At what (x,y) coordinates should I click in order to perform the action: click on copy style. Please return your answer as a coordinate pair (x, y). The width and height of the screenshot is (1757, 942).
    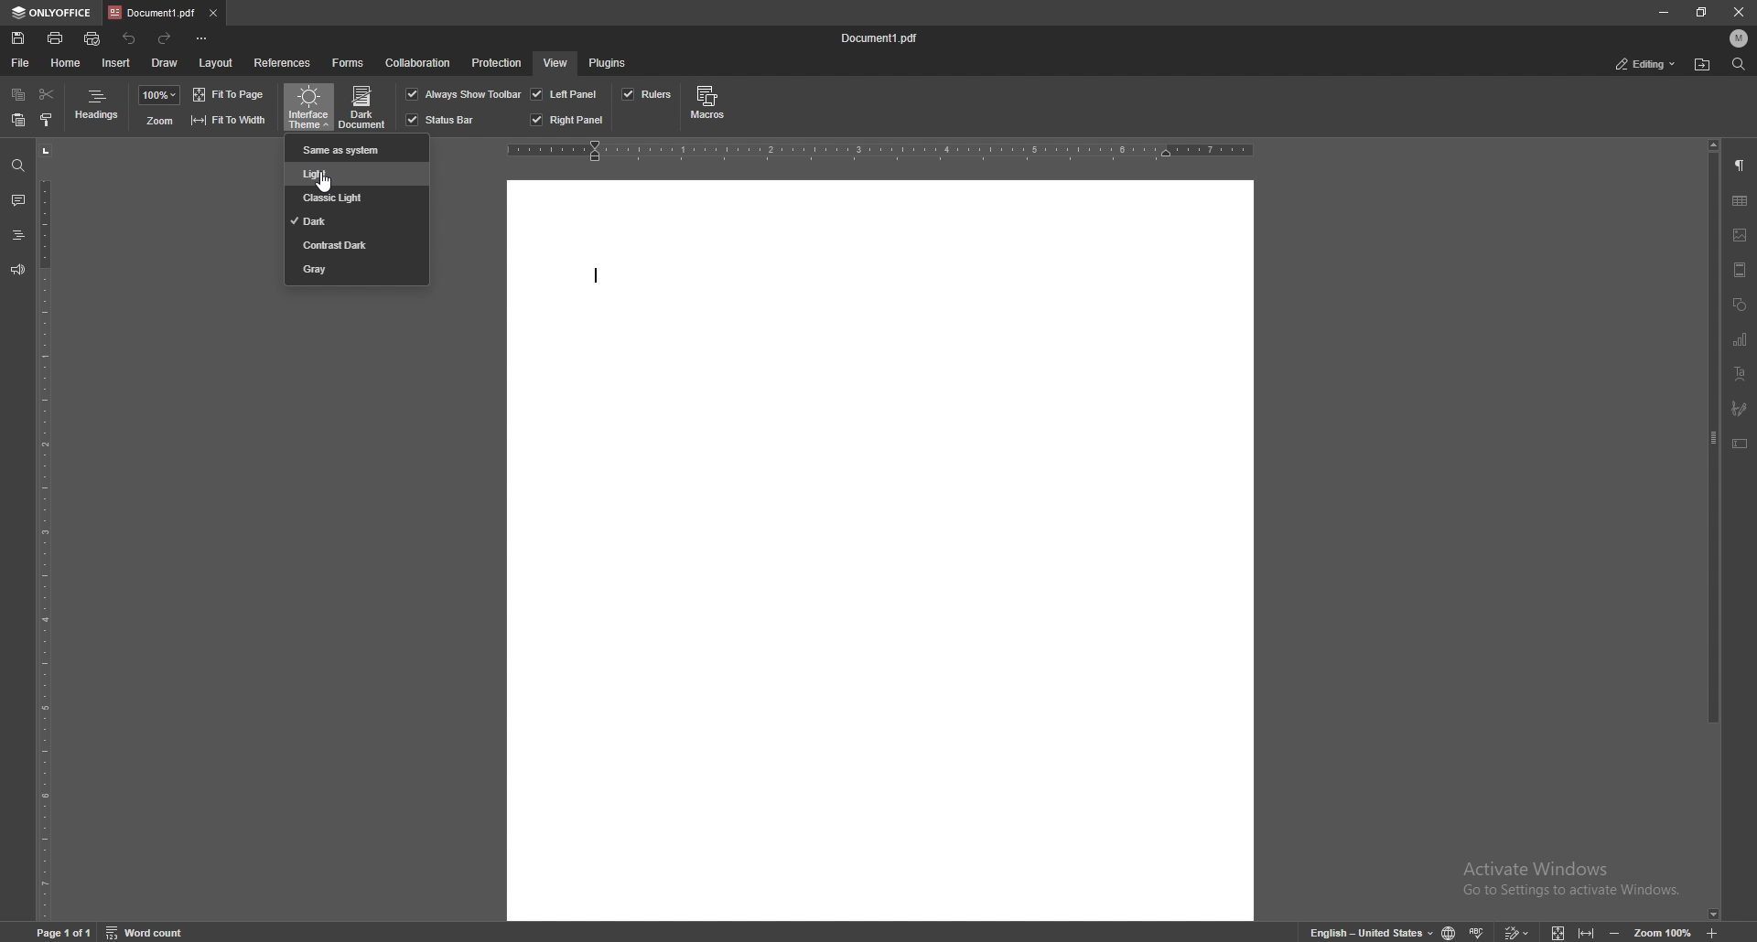
    Looking at the image, I should click on (47, 120).